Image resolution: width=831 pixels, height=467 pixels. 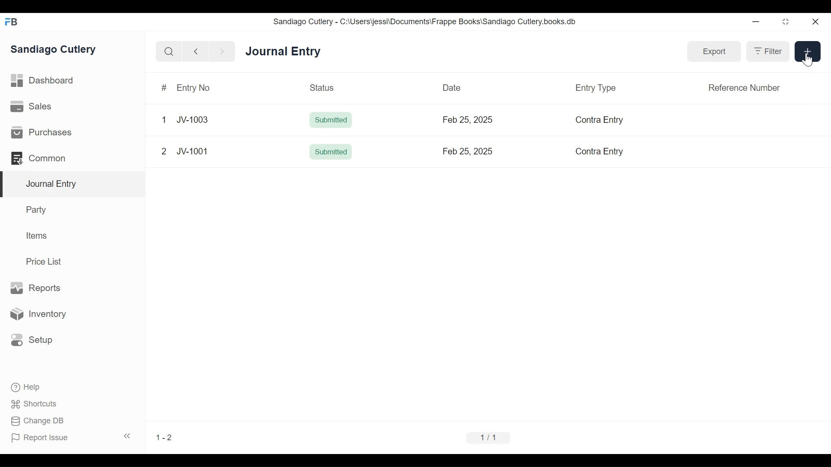 What do you see at coordinates (452, 87) in the screenshot?
I see `Date` at bounding box center [452, 87].